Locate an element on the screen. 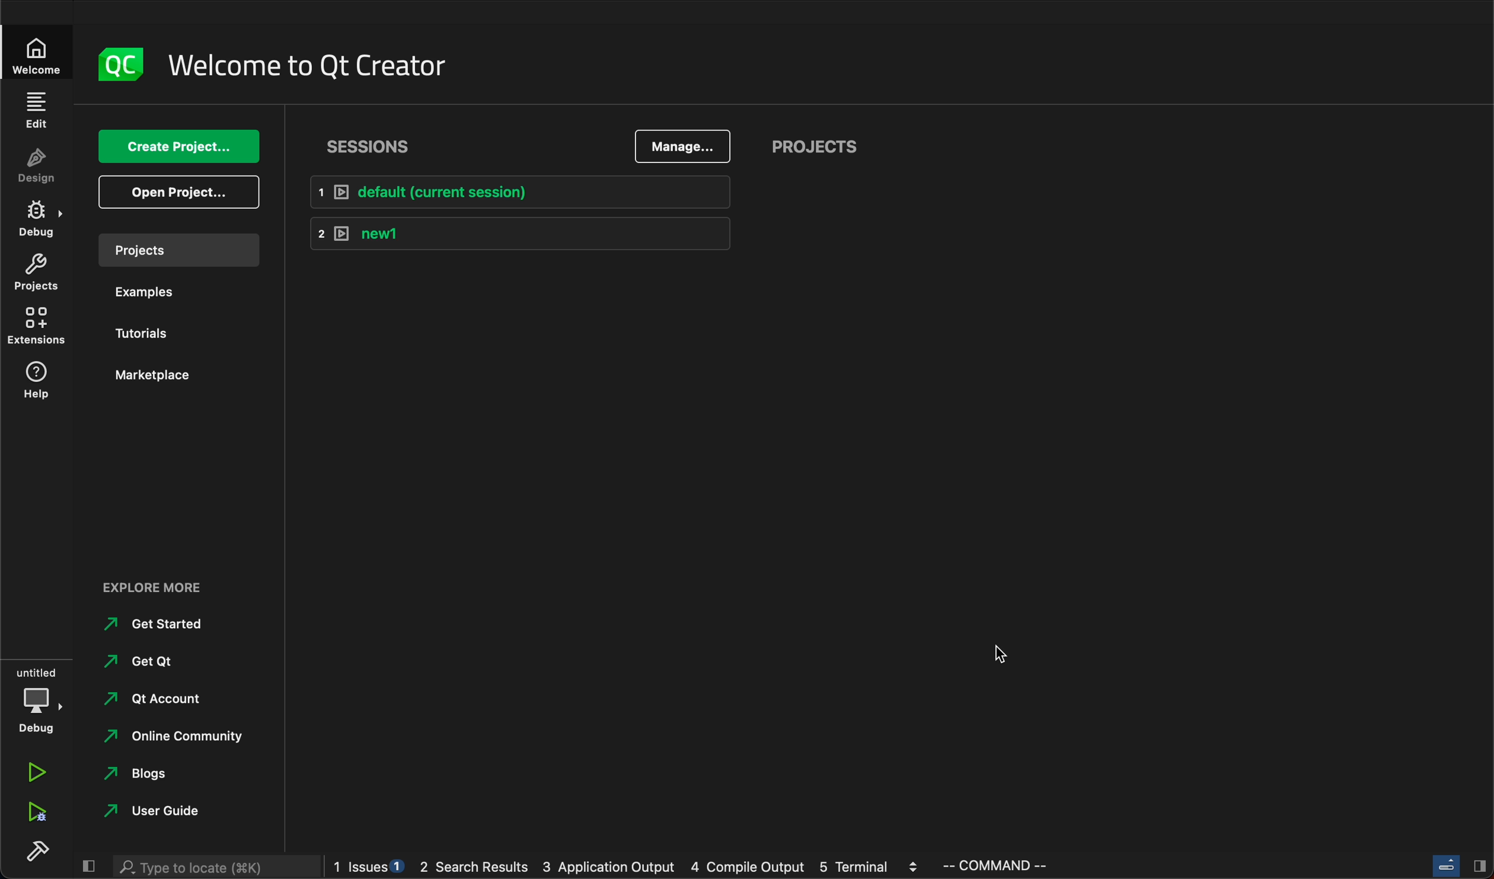 This screenshot has width=1494, height=879. explore is located at coordinates (155, 587).